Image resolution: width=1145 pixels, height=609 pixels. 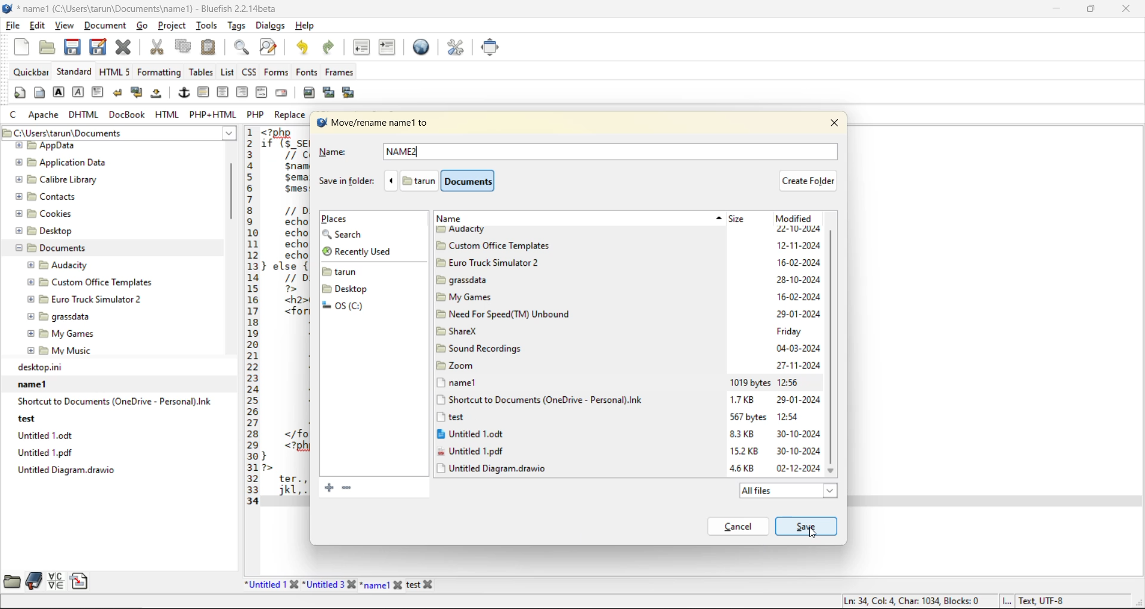 What do you see at coordinates (60, 92) in the screenshot?
I see `strong` at bounding box center [60, 92].